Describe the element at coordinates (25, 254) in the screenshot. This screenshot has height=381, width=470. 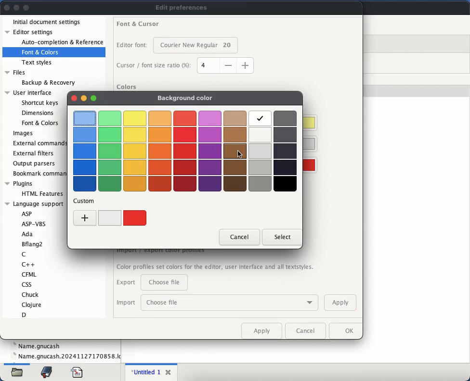
I see `C` at that location.